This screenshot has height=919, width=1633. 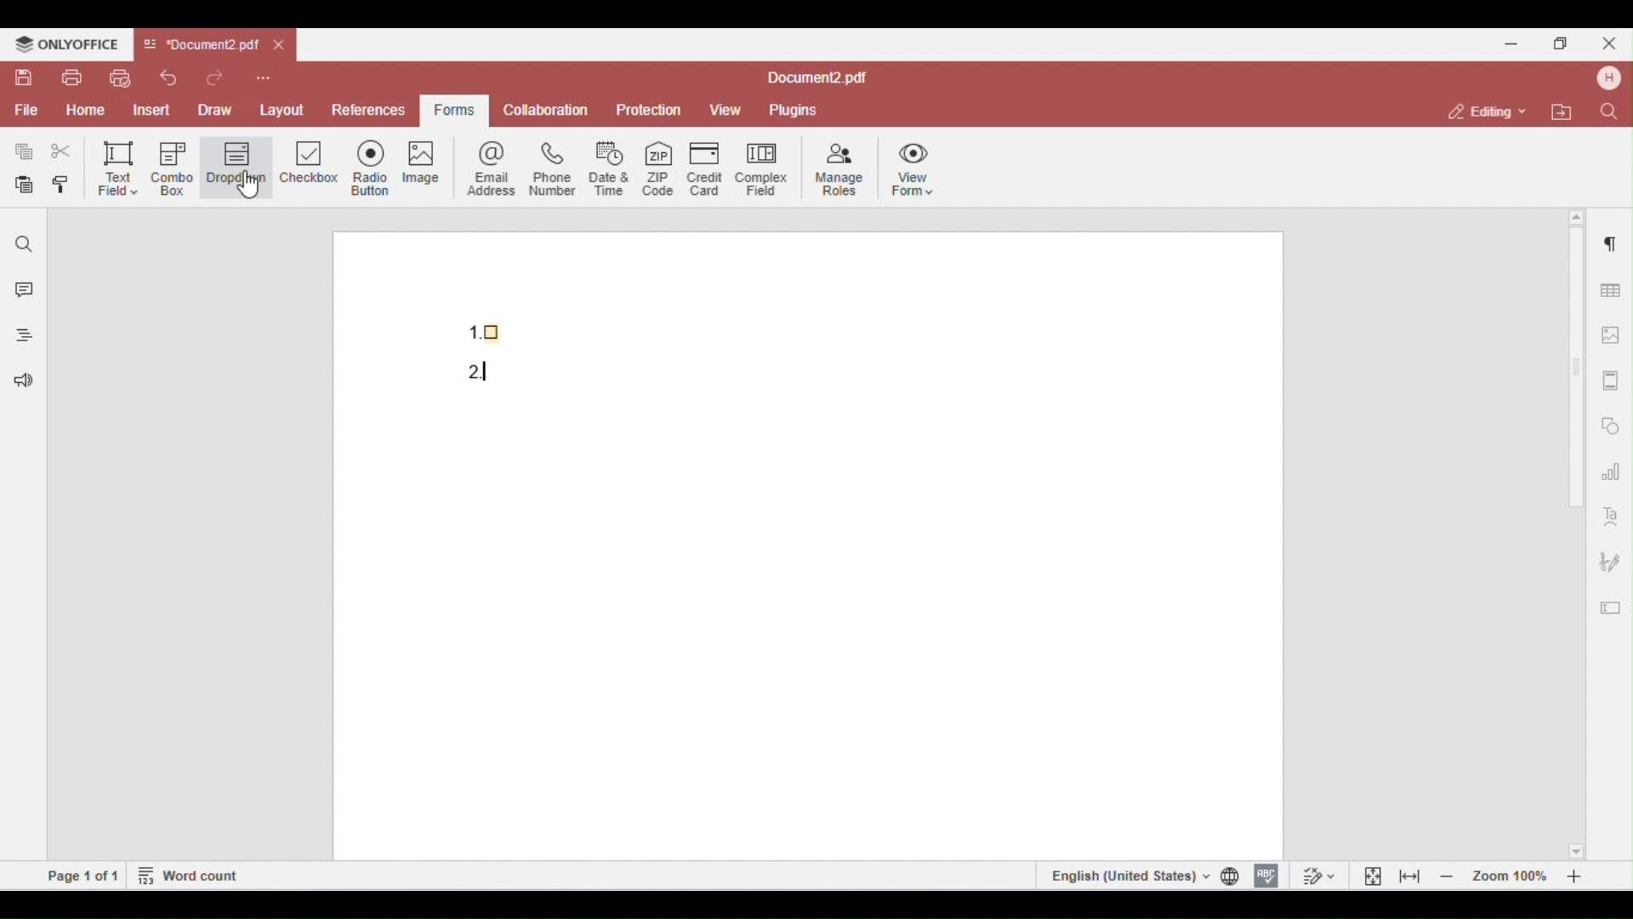 What do you see at coordinates (119, 78) in the screenshot?
I see `print preview` at bounding box center [119, 78].